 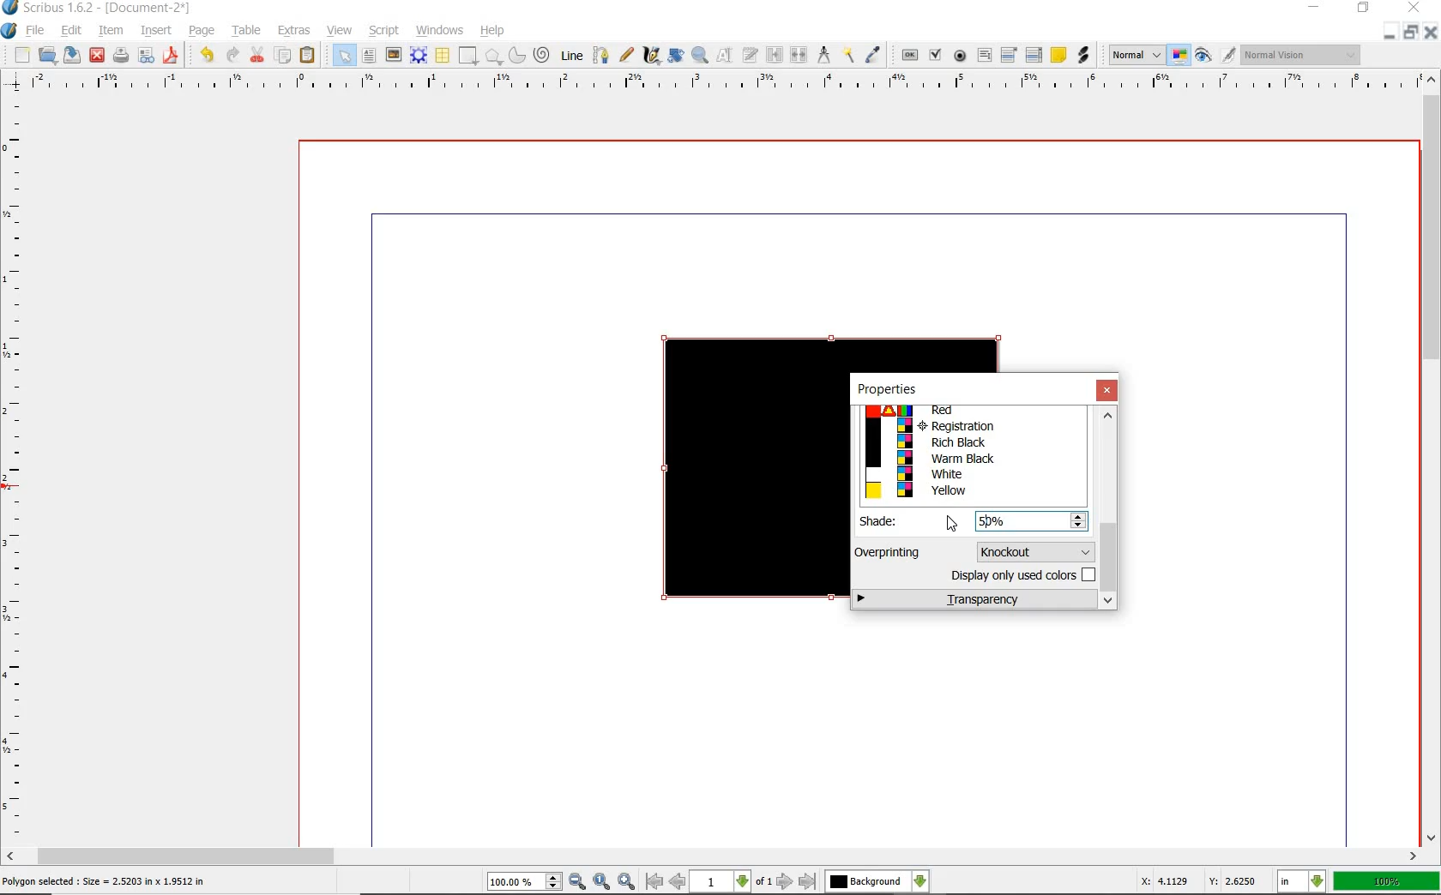 What do you see at coordinates (295, 30) in the screenshot?
I see `extras` at bounding box center [295, 30].